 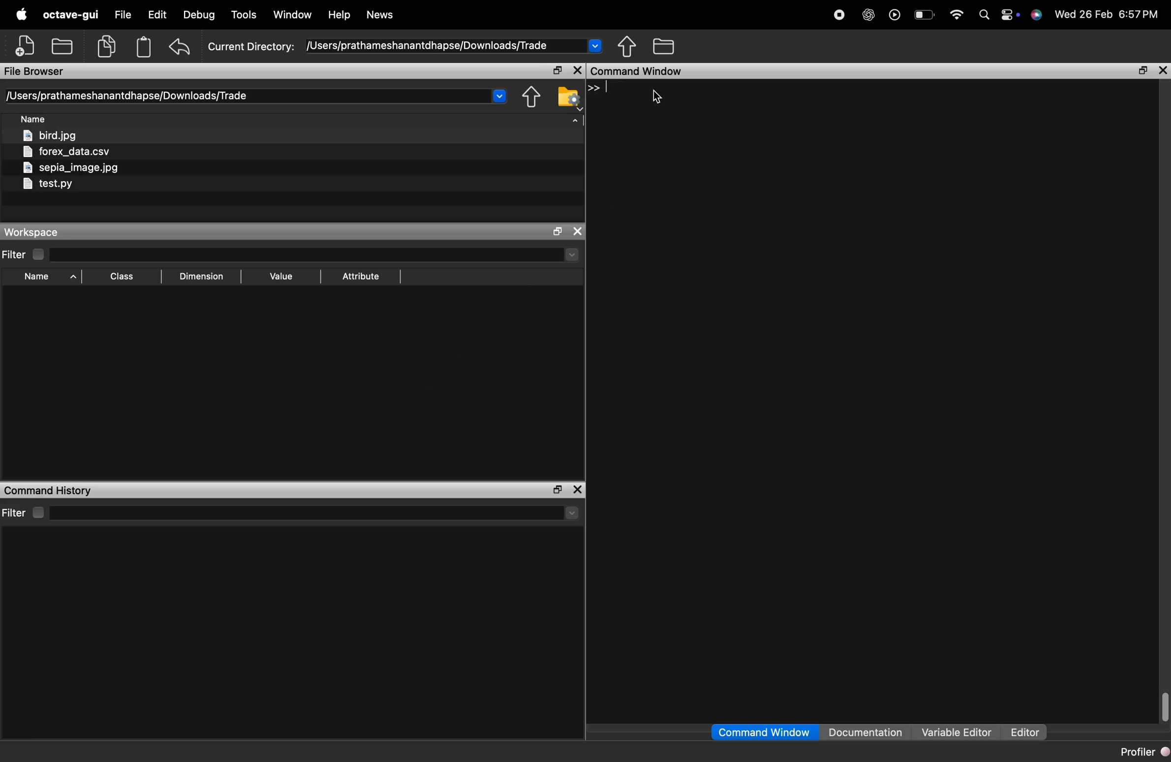 What do you see at coordinates (72, 161) in the screenshot?
I see `files` at bounding box center [72, 161].